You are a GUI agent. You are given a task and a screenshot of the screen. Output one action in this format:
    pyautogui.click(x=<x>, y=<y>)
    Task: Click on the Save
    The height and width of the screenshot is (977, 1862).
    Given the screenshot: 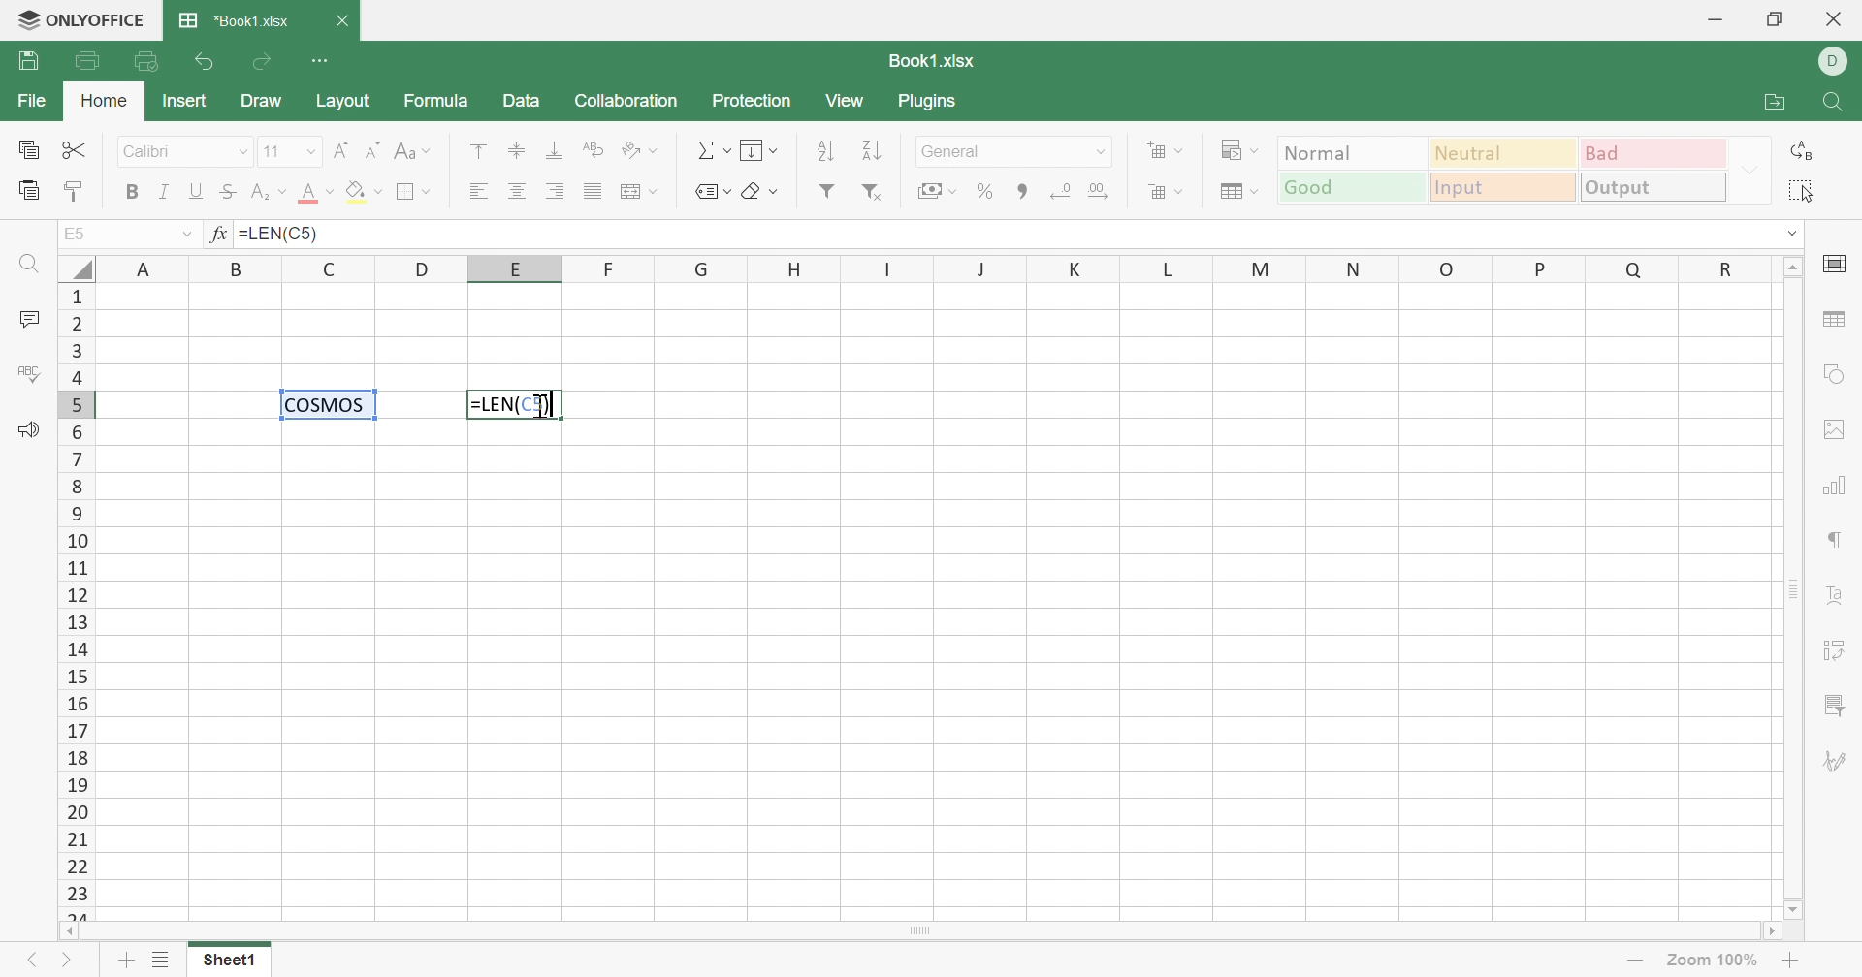 What is the action you would take?
    pyautogui.click(x=27, y=61)
    